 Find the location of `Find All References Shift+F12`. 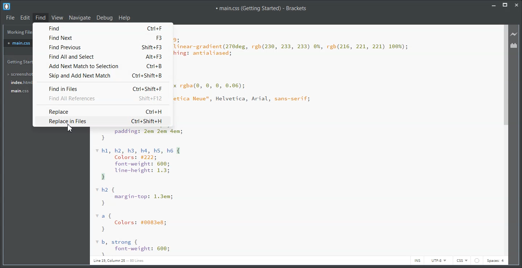

Find All References Shift+F12 is located at coordinates (106, 98).